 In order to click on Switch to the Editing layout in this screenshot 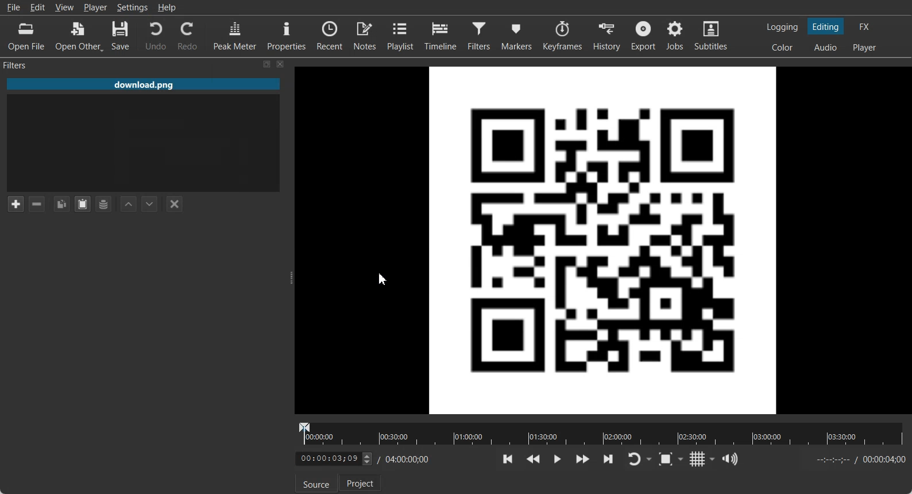, I will do `click(826, 26)`.